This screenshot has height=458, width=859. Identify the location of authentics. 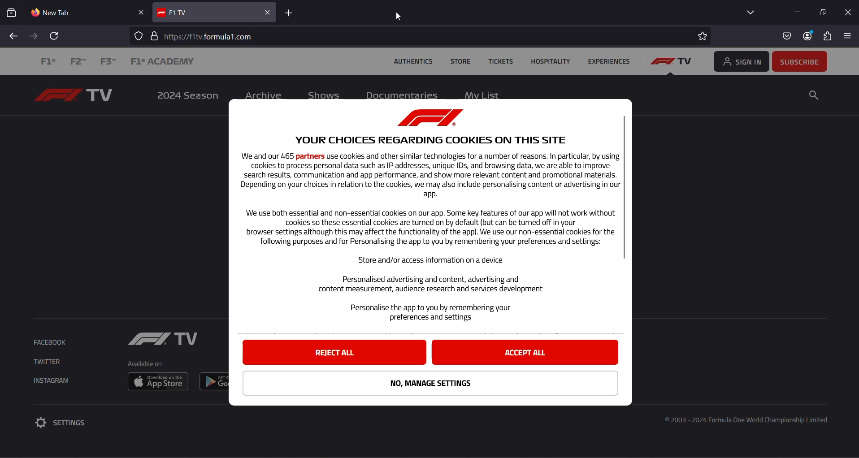
(413, 63).